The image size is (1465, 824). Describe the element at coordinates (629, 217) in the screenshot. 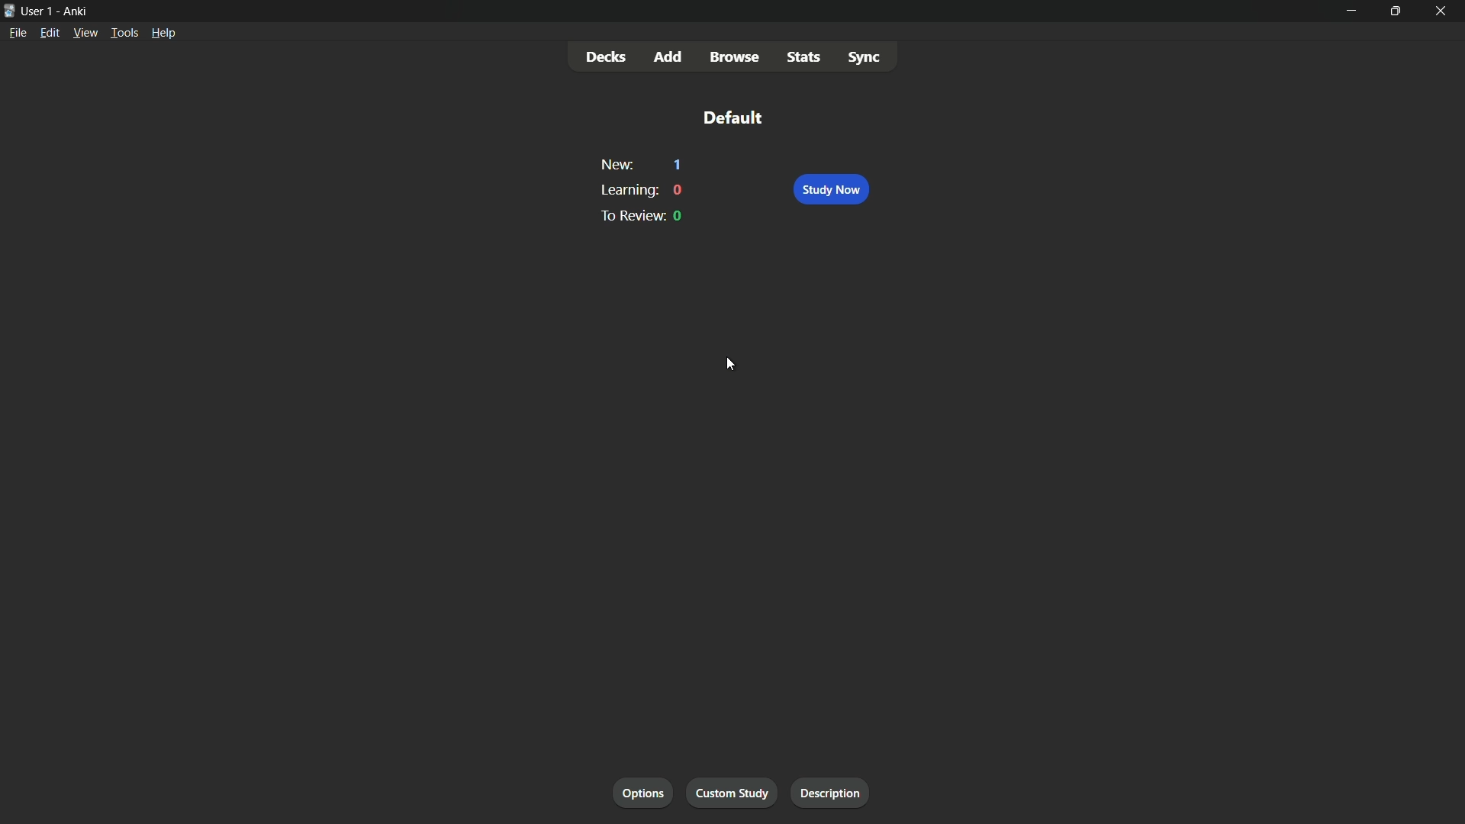

I see `to preview` at that location.